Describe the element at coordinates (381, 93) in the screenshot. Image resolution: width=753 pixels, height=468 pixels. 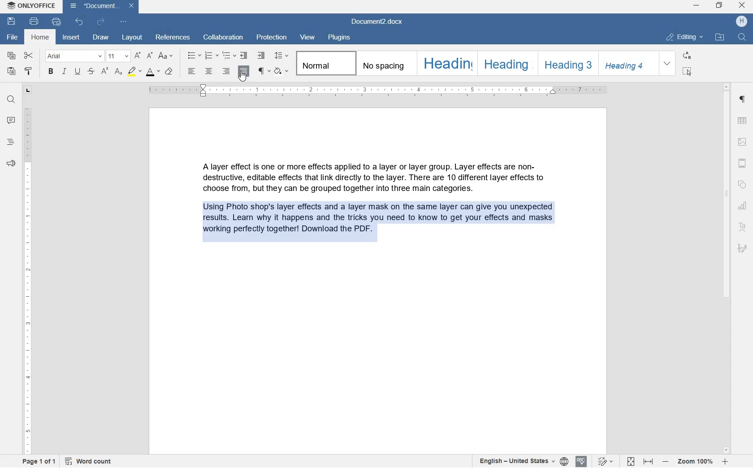
I see `RULER` at that location.